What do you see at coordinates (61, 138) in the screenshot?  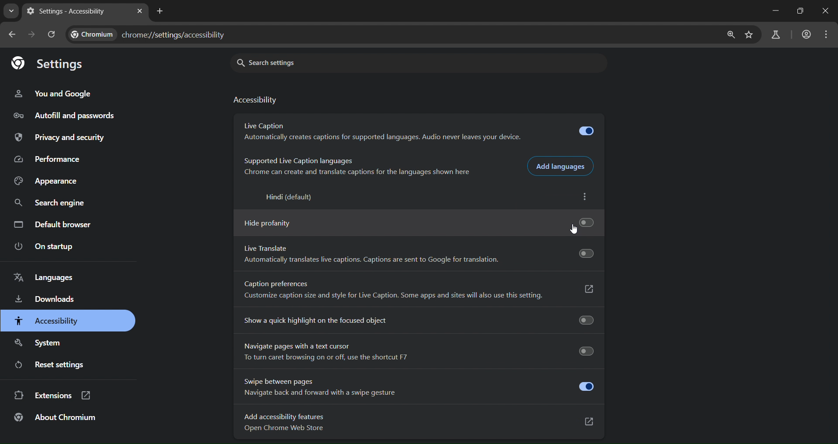 I see `privacy and security` at bounding box center [61, 138].